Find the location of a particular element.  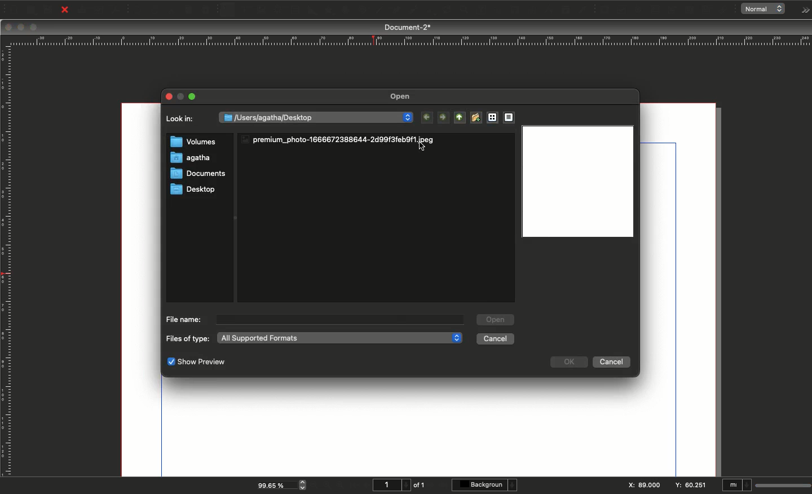

Close is located at coordinates (8, 27).